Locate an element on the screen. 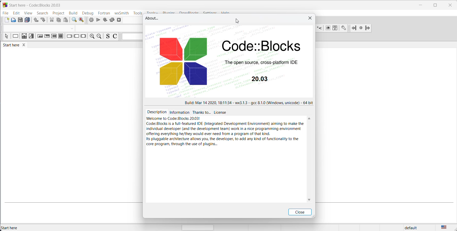 The image size is (457, 231). block instruction is located at coordinates (61, 37).